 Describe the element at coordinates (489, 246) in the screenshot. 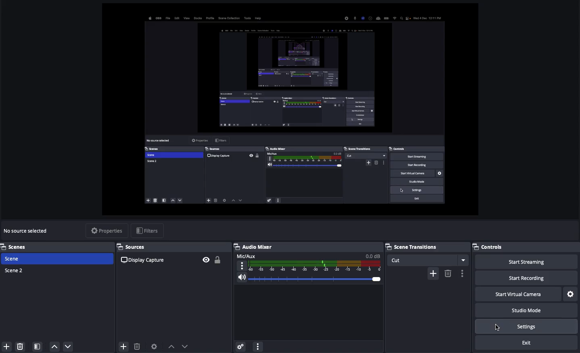

I see `Controls` at that location.